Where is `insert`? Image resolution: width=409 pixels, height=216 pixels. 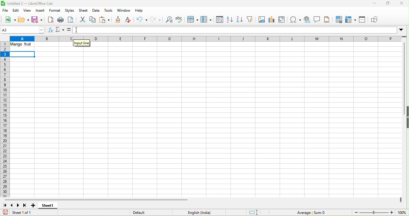 insert is located at coordinates (40, 11).